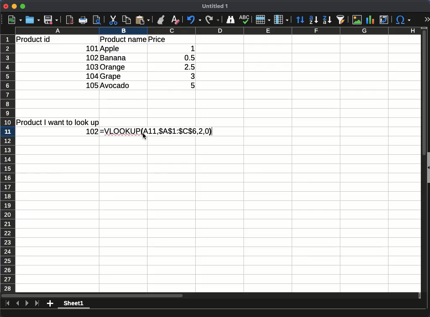  I want to click on descending , so click(327, 20).